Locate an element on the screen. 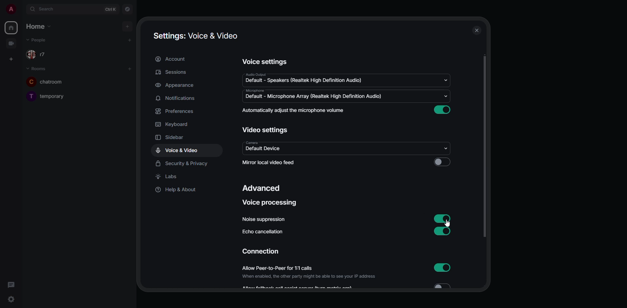 Image resolution: width=627 pixels, height=308 pixels. scroll bar is located at coordinates (485, 147).